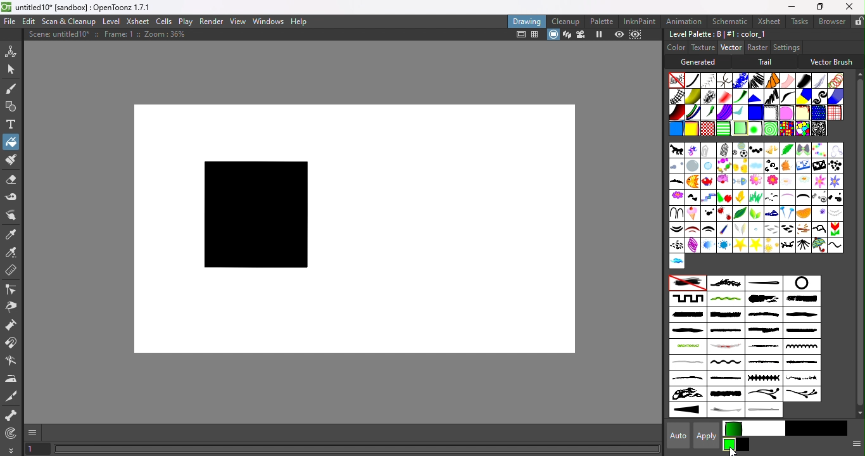  I want to click on plum, so click(743, 229).